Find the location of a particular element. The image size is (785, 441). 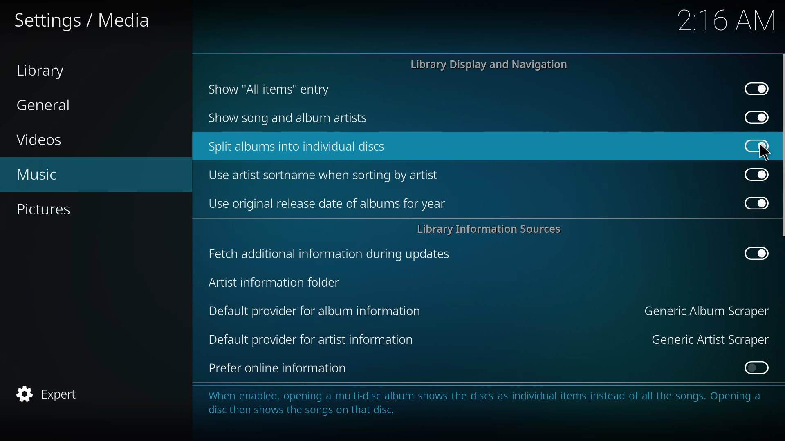

enabled is located at coordinates (754, 174).